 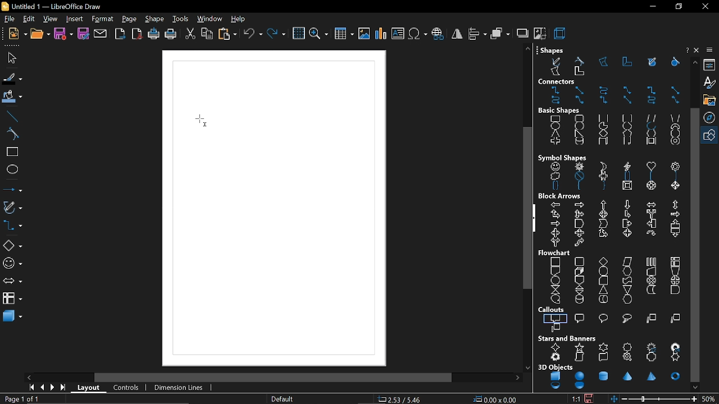 What do you see at coordinates (674, 205) in the screenshot?
I see `up  and down arrow` at bounding box center [674, 205].